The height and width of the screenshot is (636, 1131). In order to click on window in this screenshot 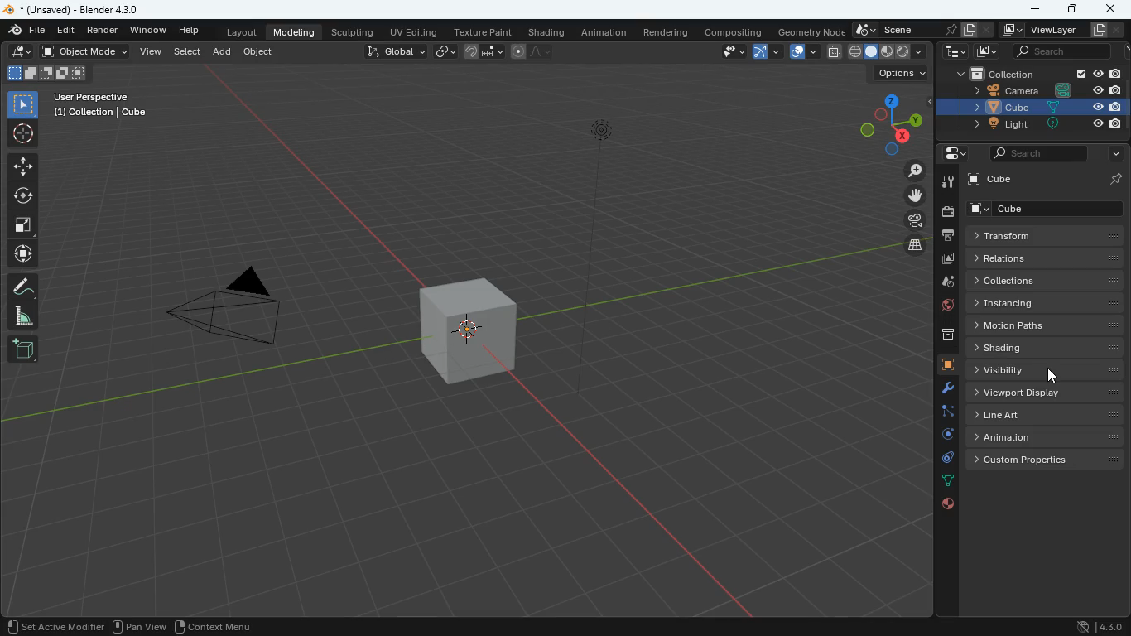, I will do `click(147, 30)`.